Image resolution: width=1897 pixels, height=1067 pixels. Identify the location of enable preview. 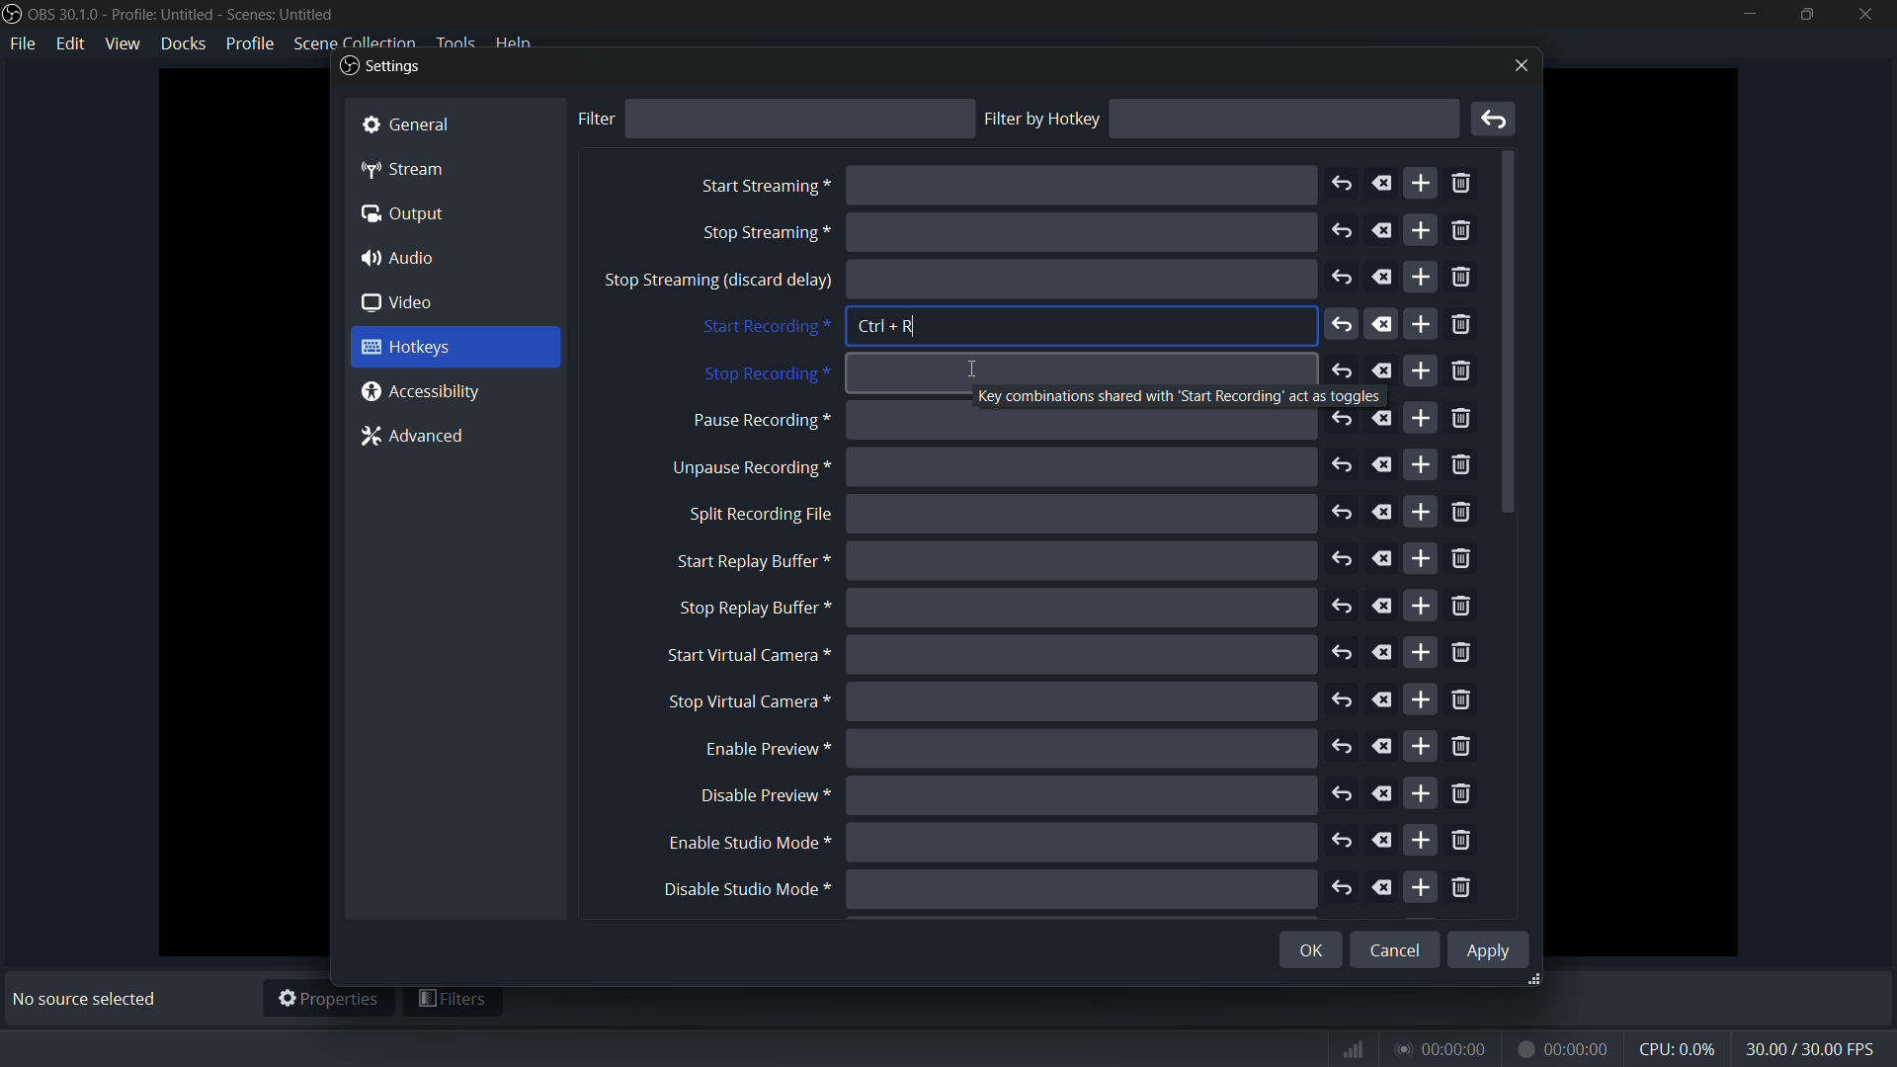
(760, 750).